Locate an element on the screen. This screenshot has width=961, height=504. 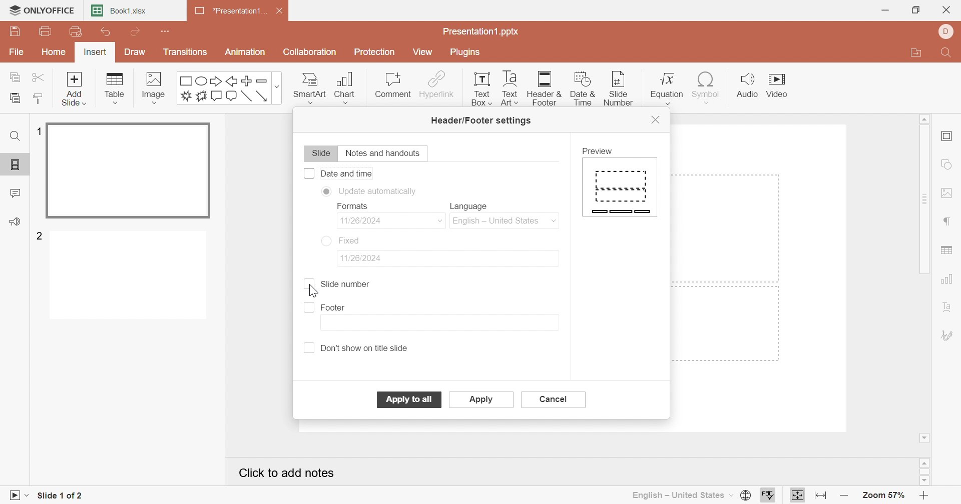
Scroll Down is located at coordinates (922, 479).